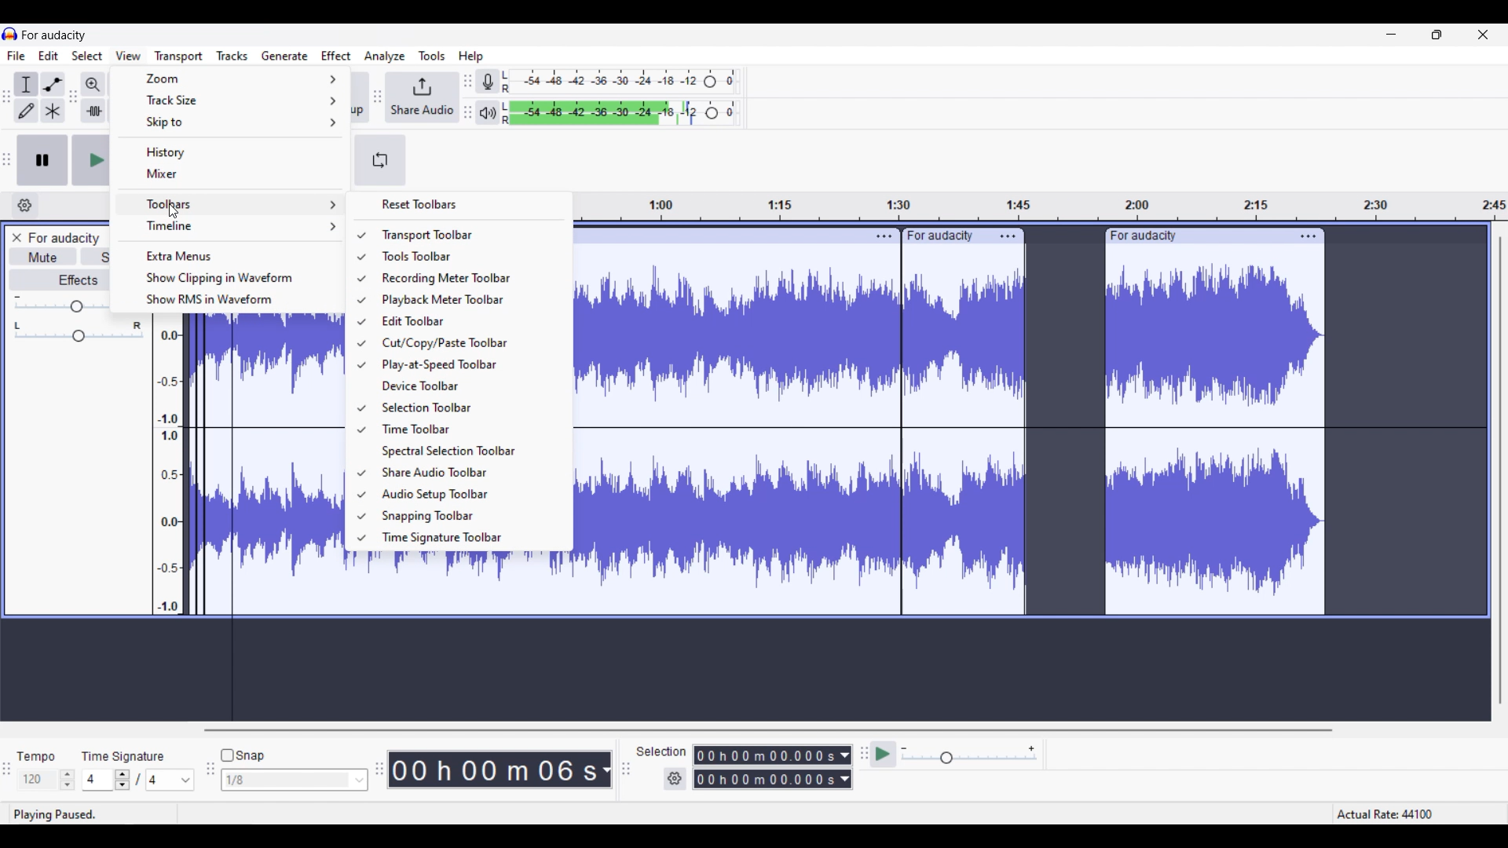  Describe the element at coordinates (1008, 236) in the screenshot. I see `track options` at that location.